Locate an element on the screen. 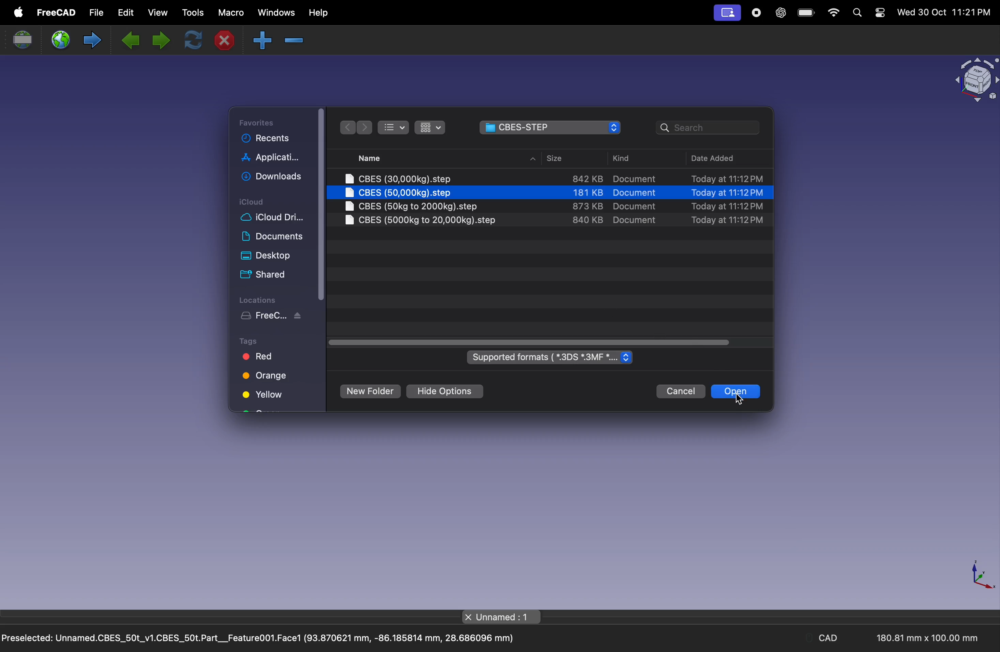 This screenshot has height=652, width=1000. wifi is located at coordinates (833, 14).